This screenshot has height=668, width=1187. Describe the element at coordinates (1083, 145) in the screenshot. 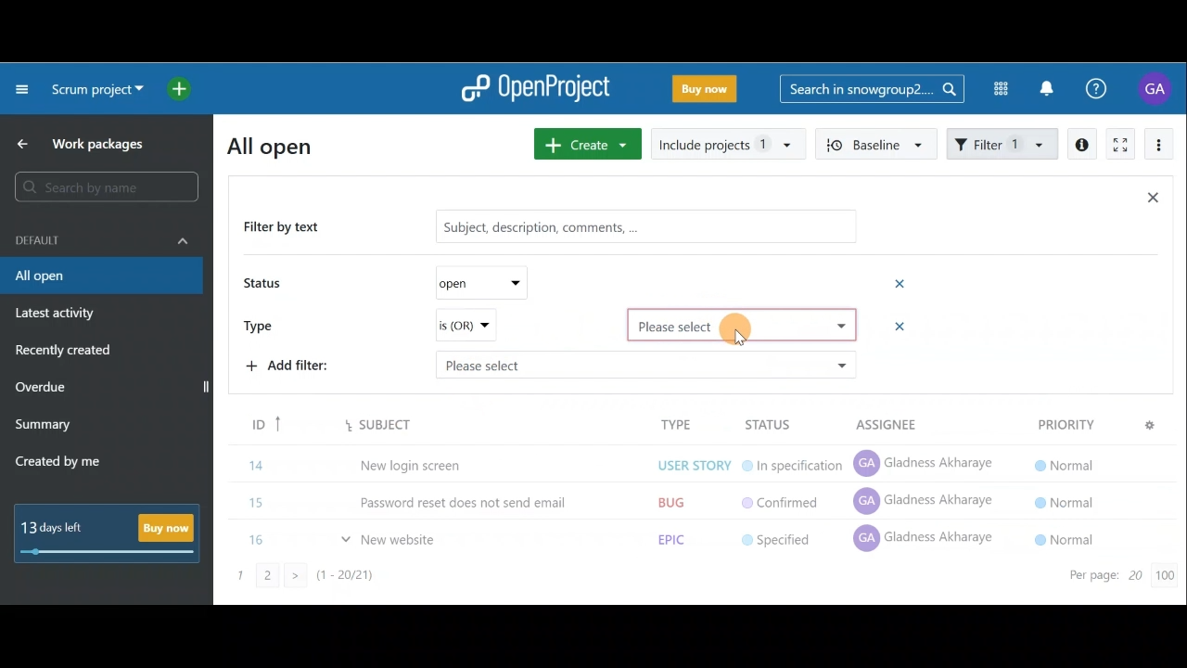

I see `Open details view` at that location.